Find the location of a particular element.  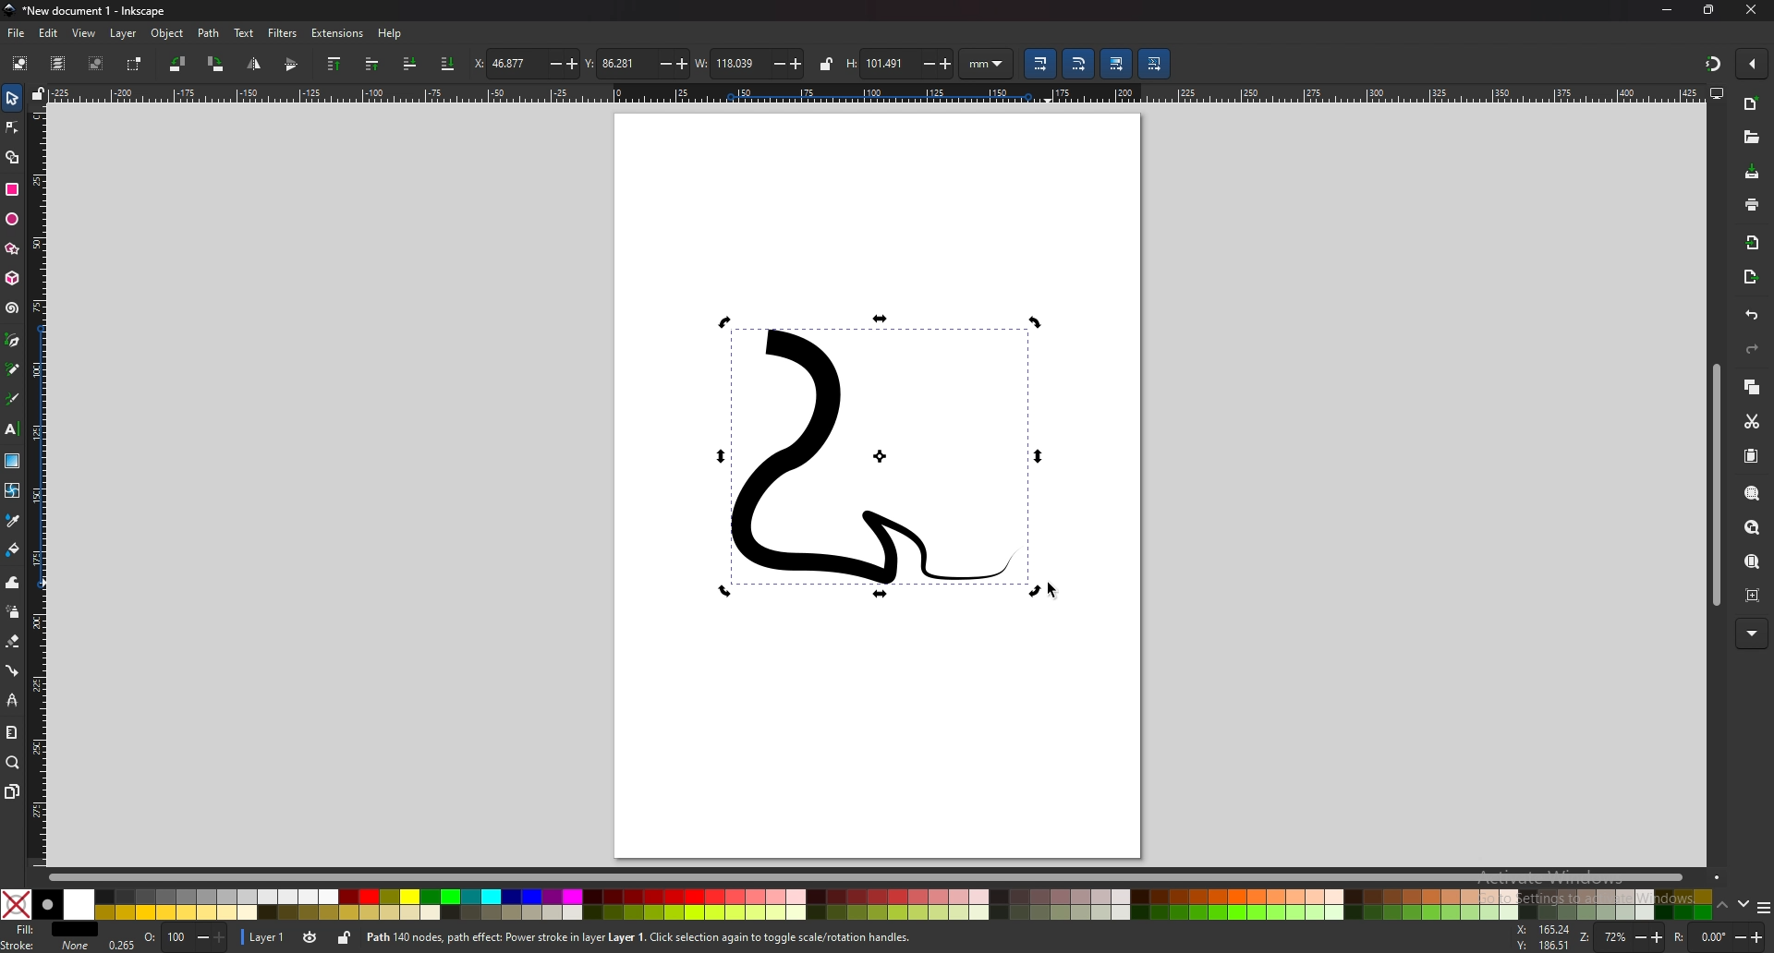

rotate 90 degree cw is located at coordinates (216, 64).